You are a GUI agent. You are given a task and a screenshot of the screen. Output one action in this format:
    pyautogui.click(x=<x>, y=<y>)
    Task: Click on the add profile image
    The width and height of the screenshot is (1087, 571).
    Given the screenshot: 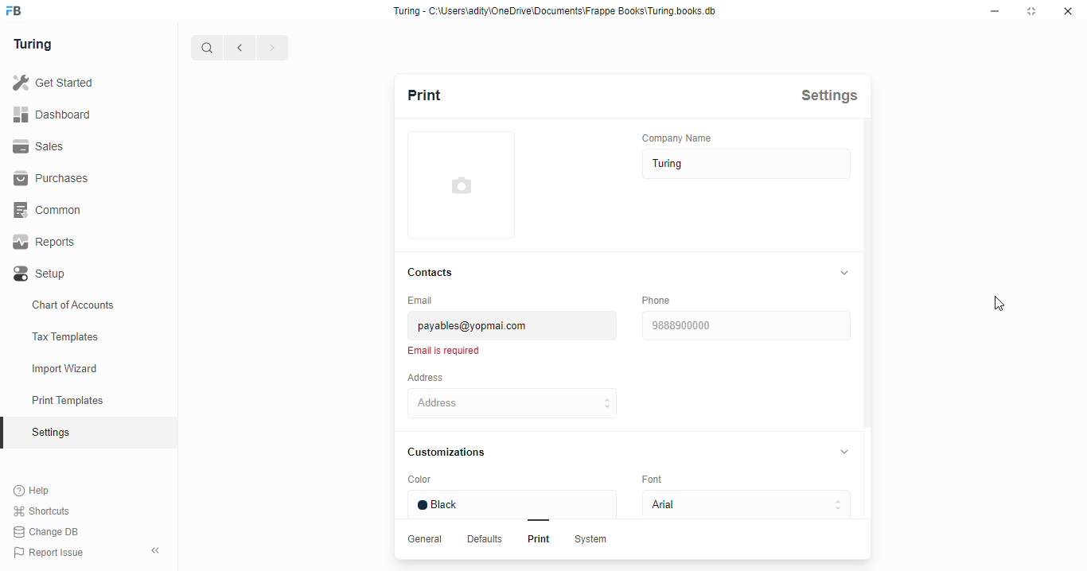 What is the action you would take?
    pyautogui.click(x=462, y=193)
    